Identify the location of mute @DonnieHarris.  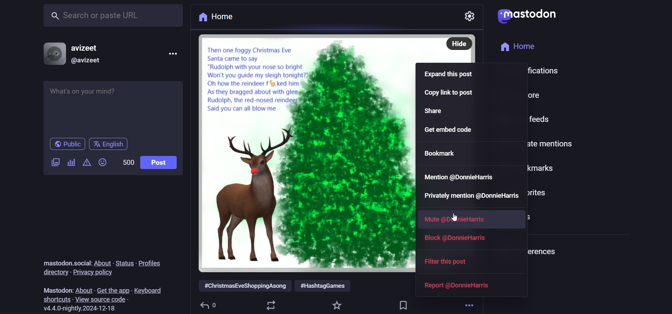
(456, 218).